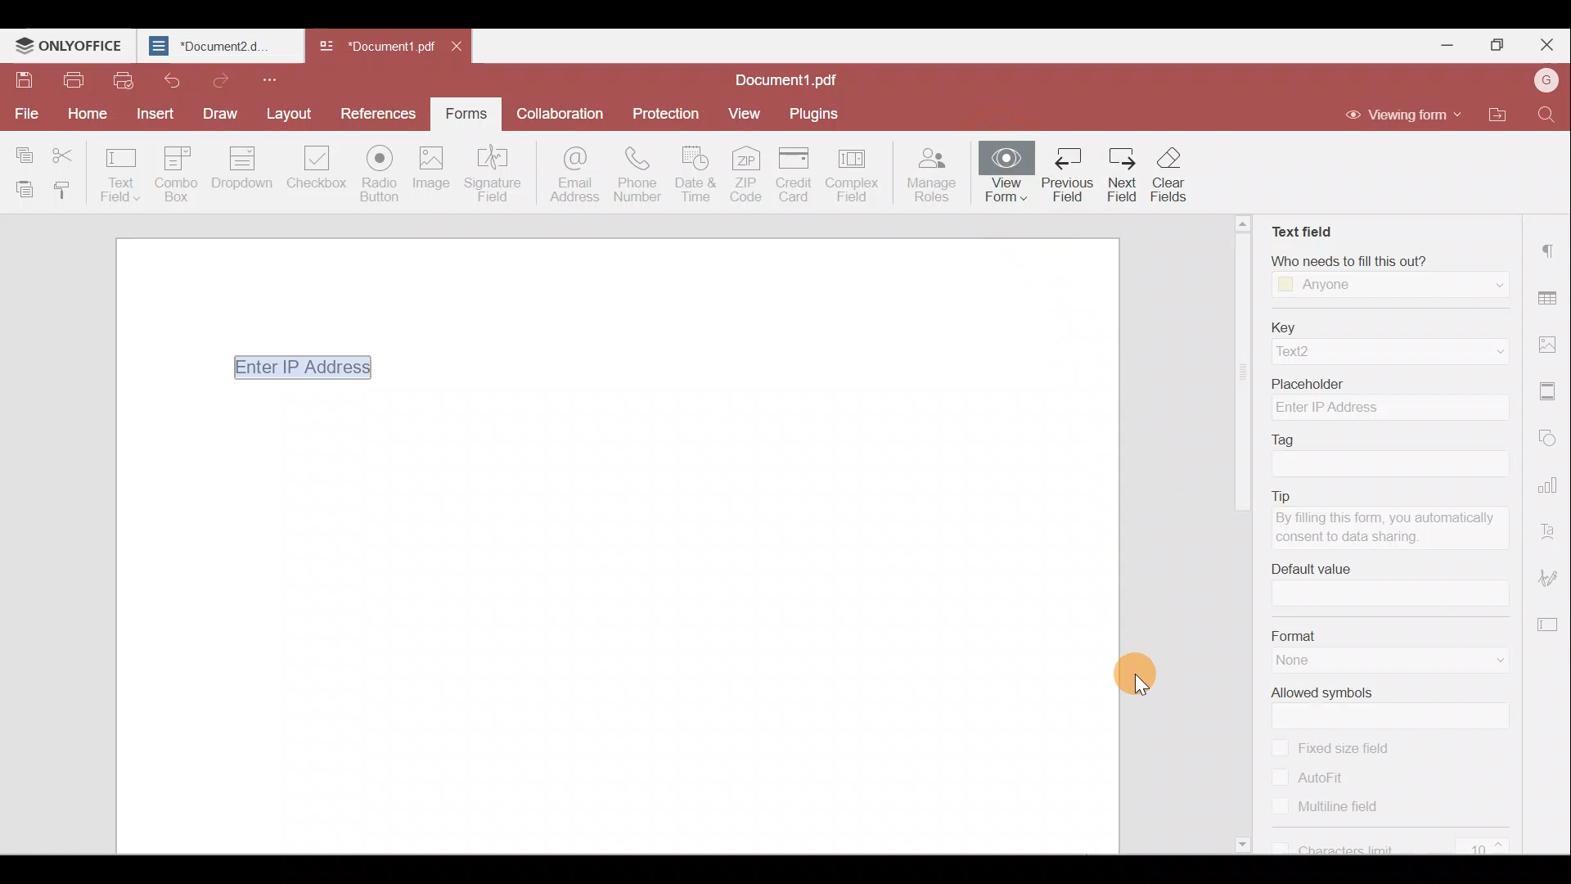 The height and width of the screenshot is (884, 1571). What do you see at coordinates (1006, 178) in the screenshot?
I see `View form` at bounding box center [1006, 178].